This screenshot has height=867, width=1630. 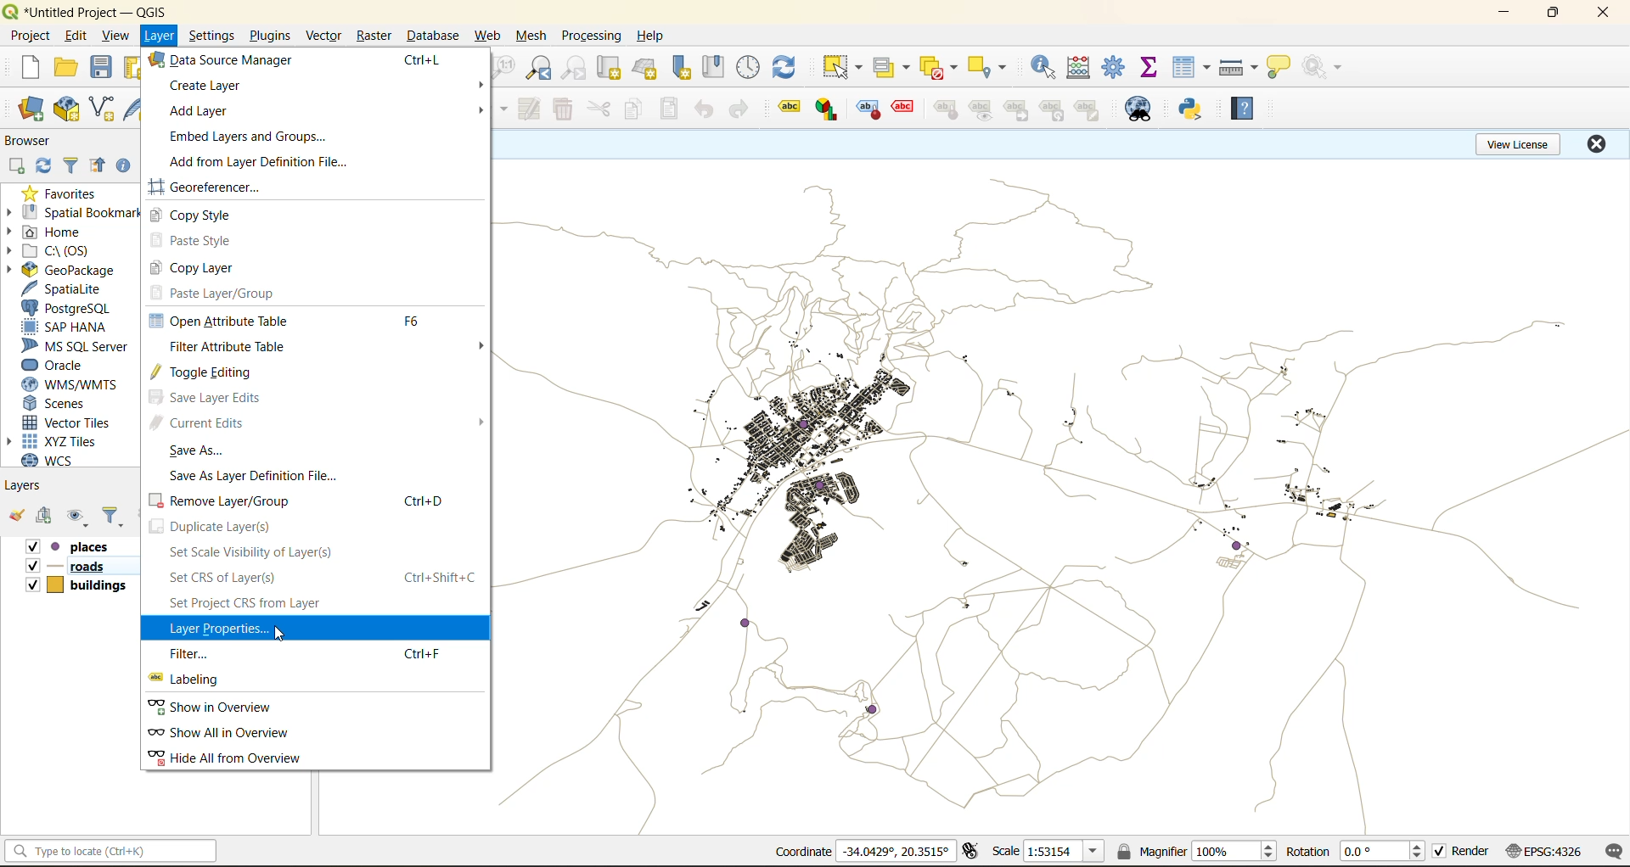 What do you see at coordinates (210, 242) in the screenshot?
I see `paste style` at bounding box center [210, 242].